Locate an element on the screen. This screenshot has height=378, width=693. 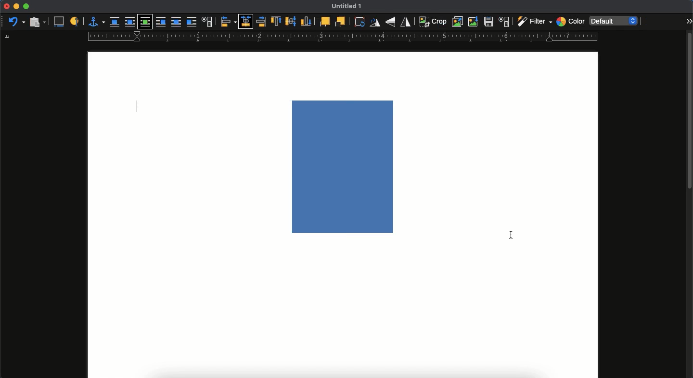
rotate is located at coordinates (359, 22).